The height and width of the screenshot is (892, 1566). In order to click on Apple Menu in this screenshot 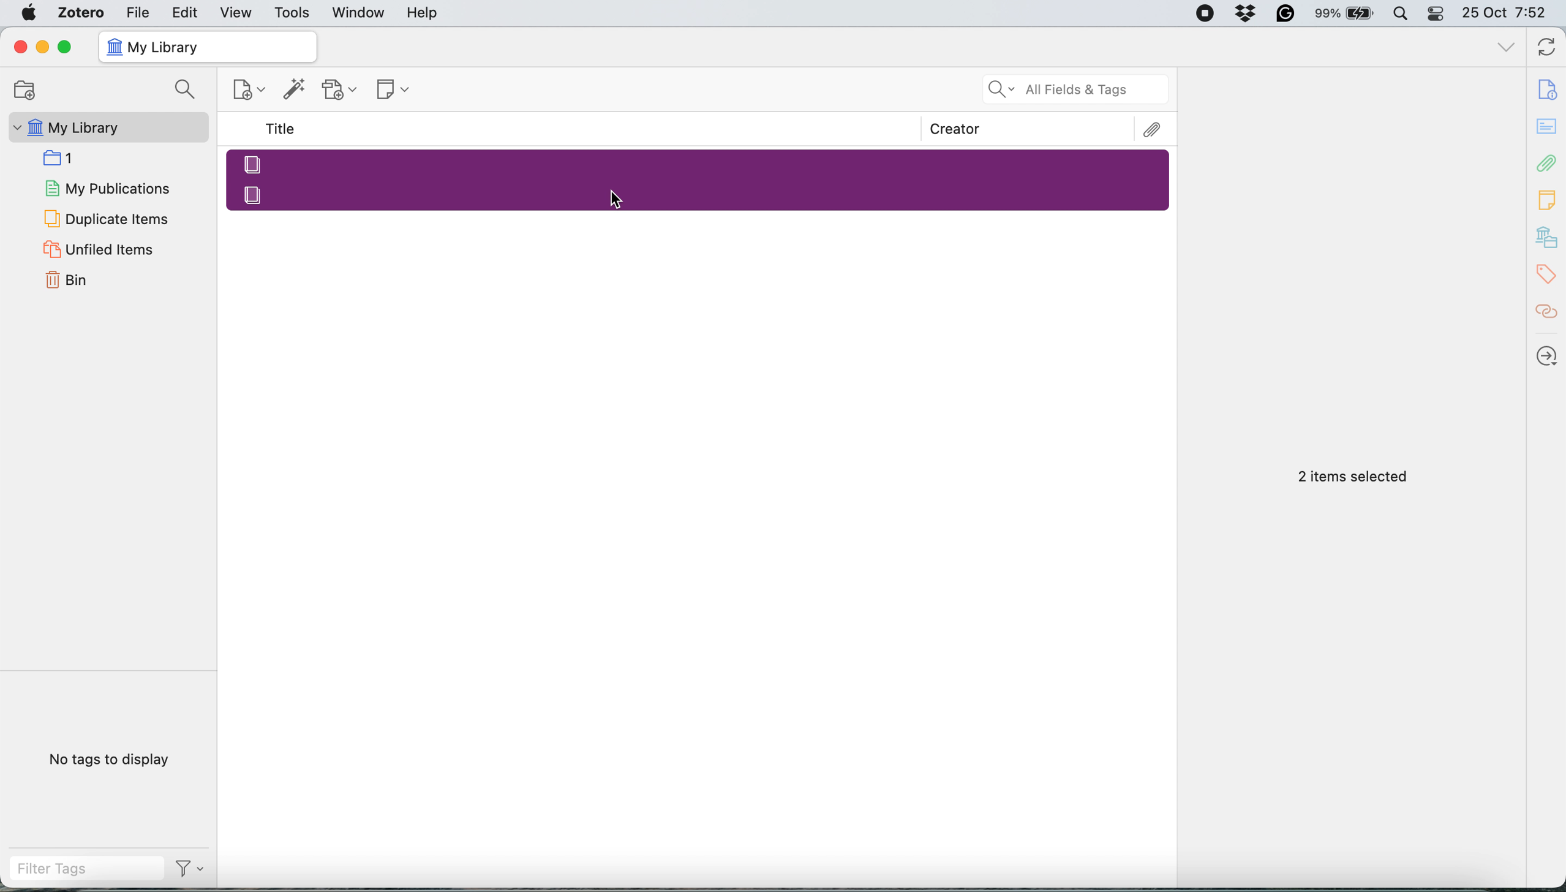, I will do `click(31, 13)`.